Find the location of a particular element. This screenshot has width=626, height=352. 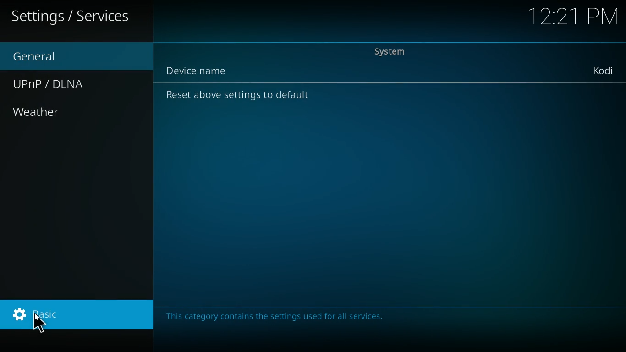

time is located at coordinates (572, 18).